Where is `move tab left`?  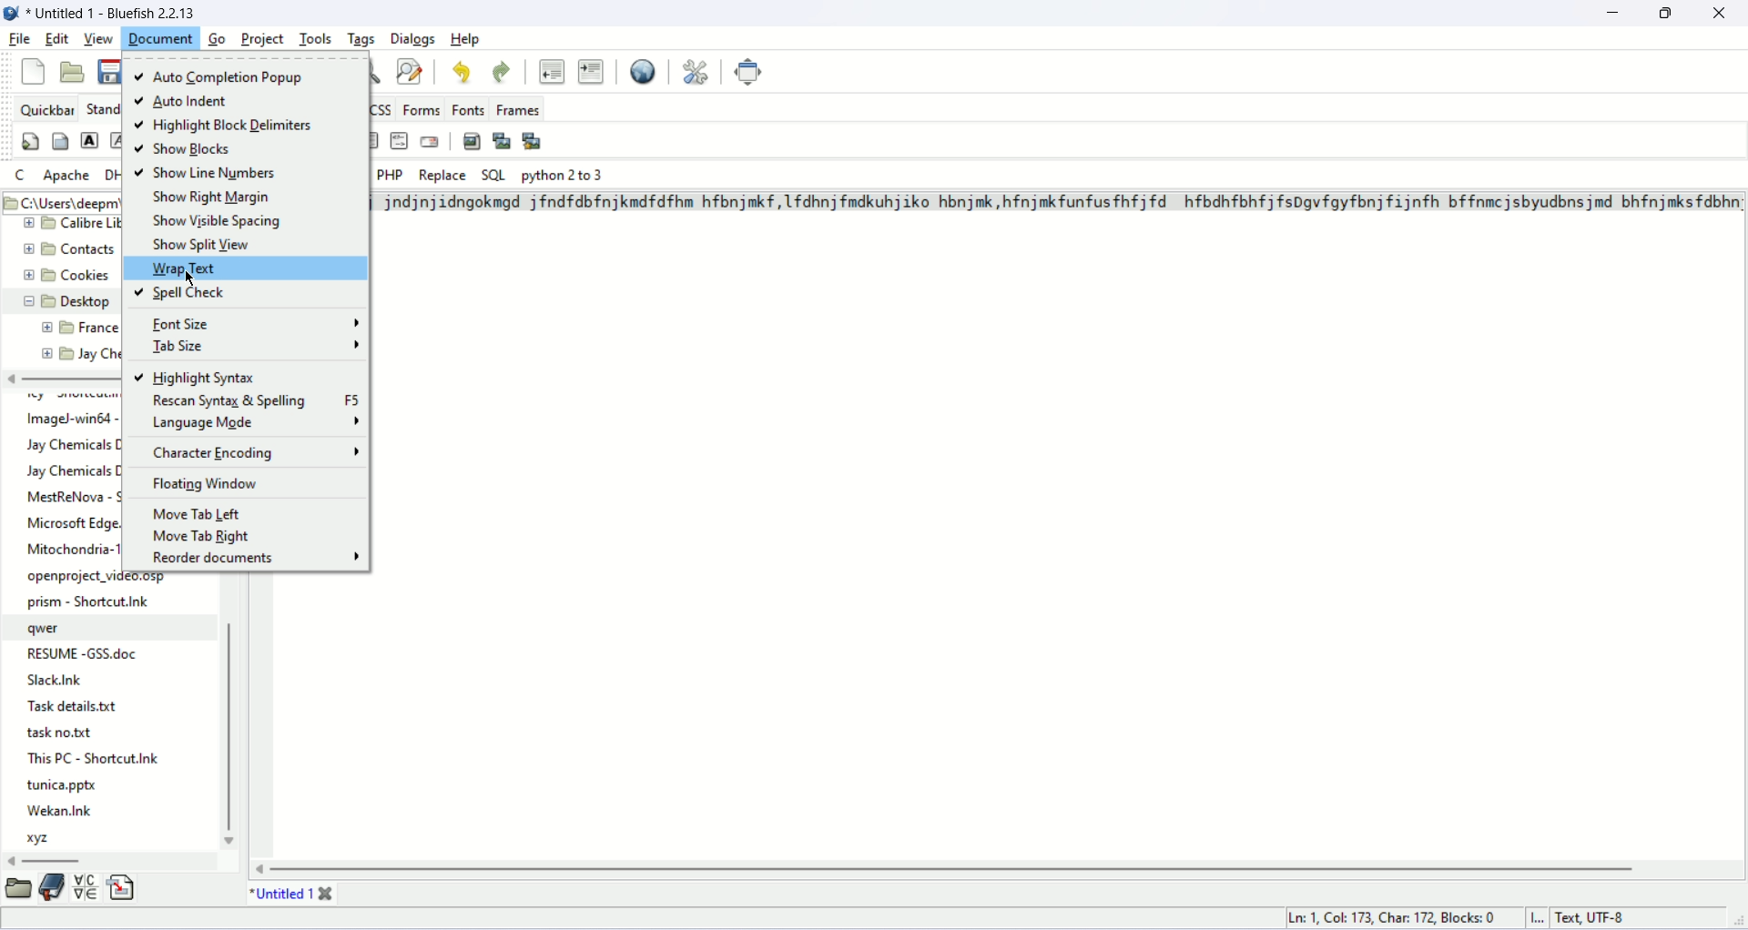
move tab left is located at coordinates (198, 514).